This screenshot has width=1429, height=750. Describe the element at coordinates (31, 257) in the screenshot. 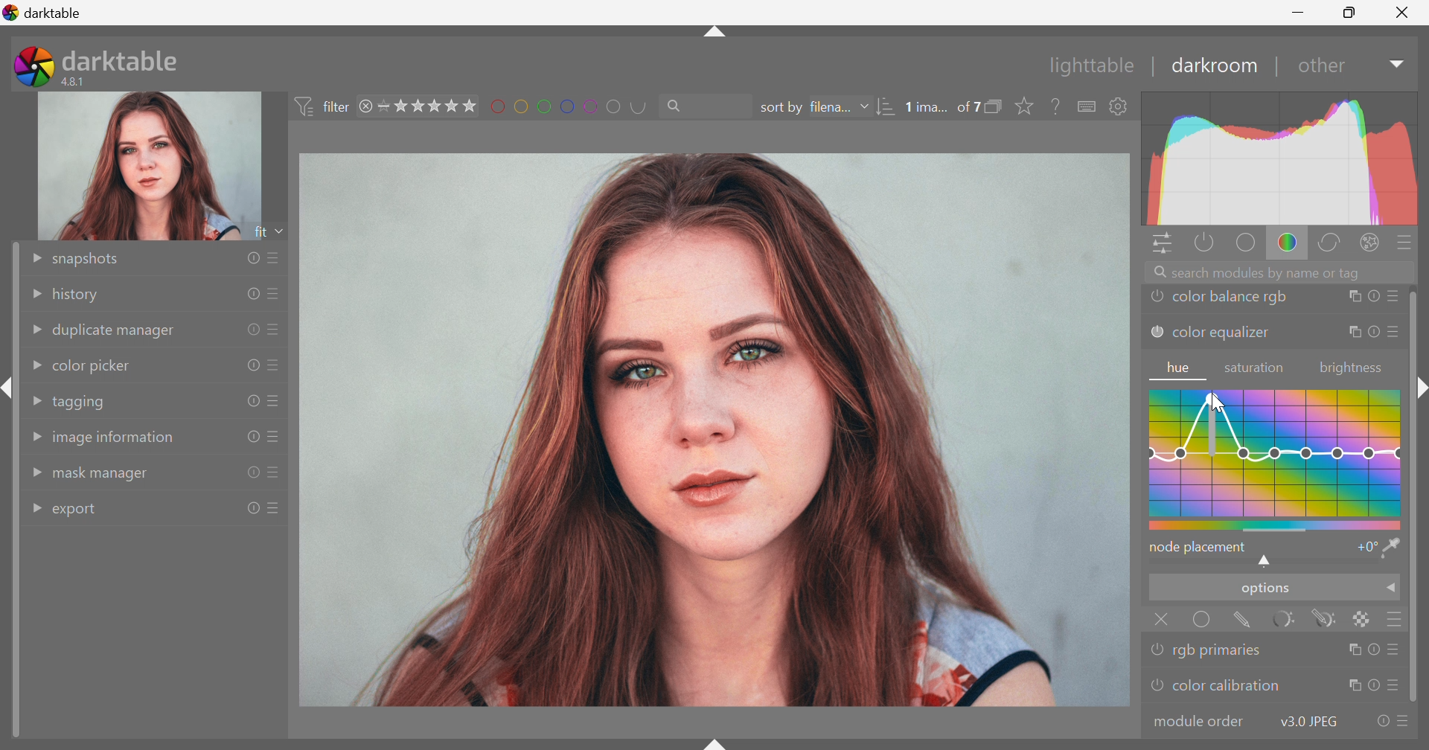

I see `Drop Down` at that location.